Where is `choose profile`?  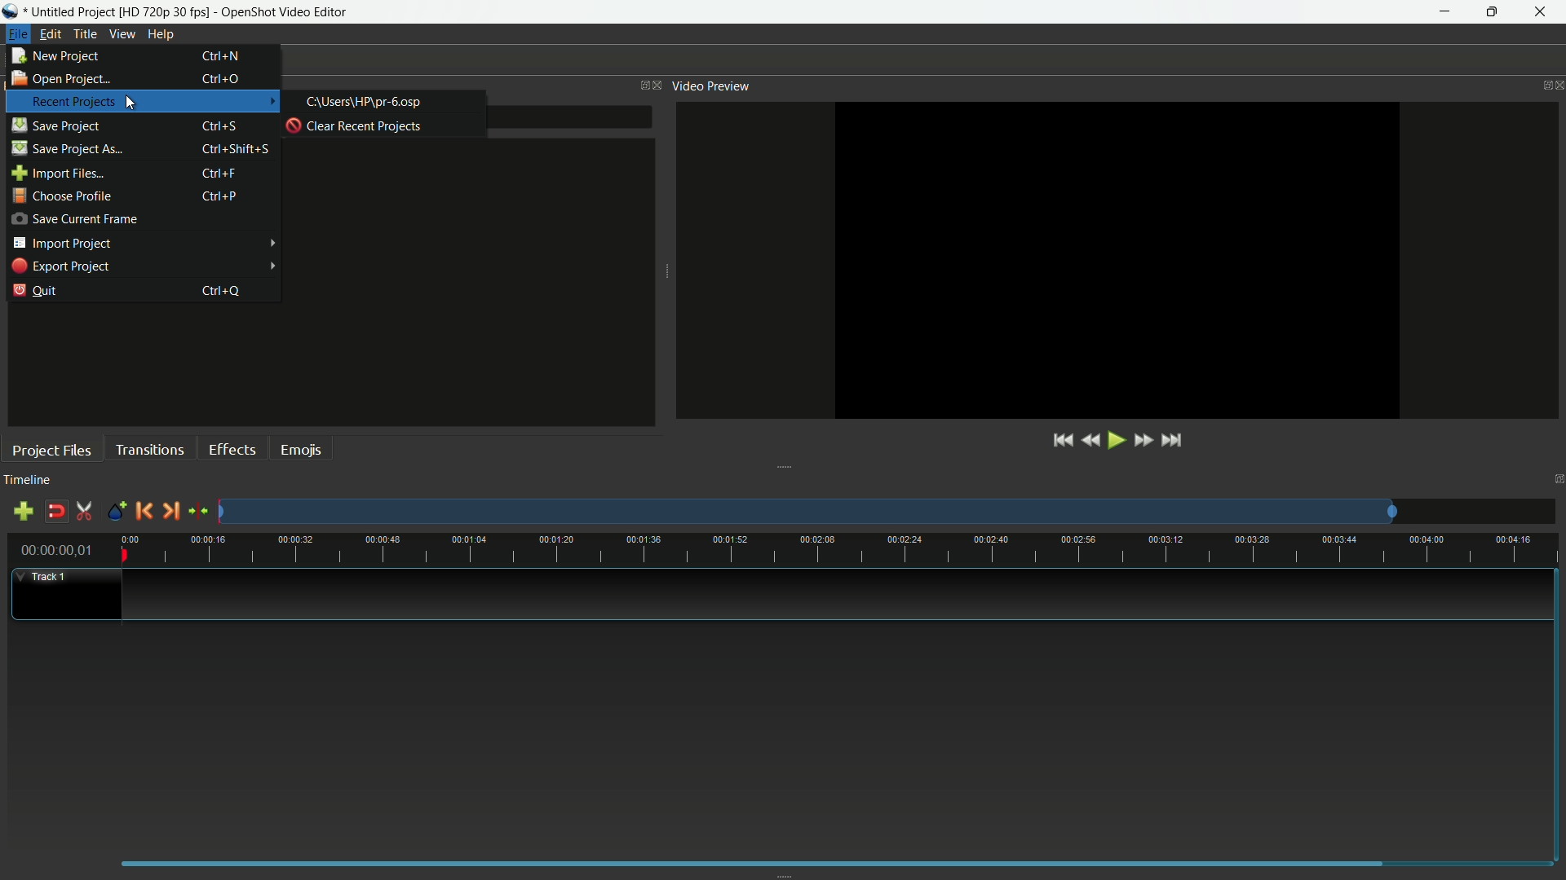
choose profile is located at coordinates (60, 196).